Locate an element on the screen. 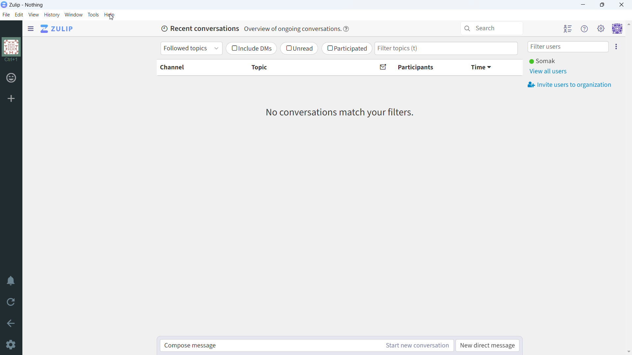 The image size is (632, 355). filter topics is located at coordinates (446, 48).